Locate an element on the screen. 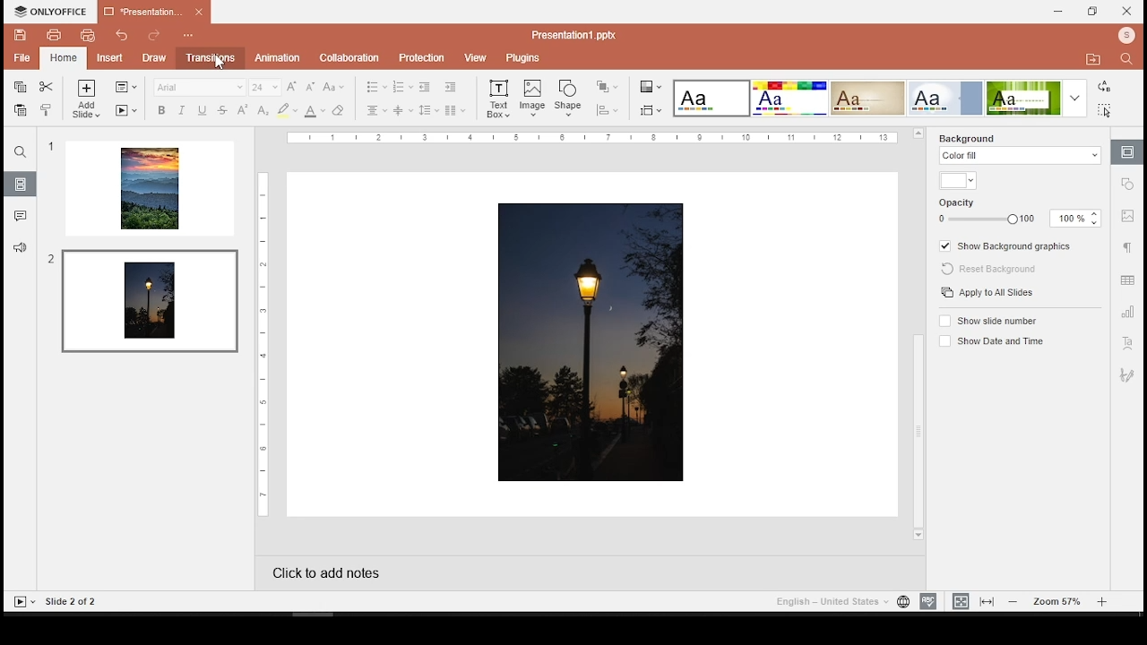 The height and width of the screenshot is (645, 1147). font color is located at coordinates (315, 111).